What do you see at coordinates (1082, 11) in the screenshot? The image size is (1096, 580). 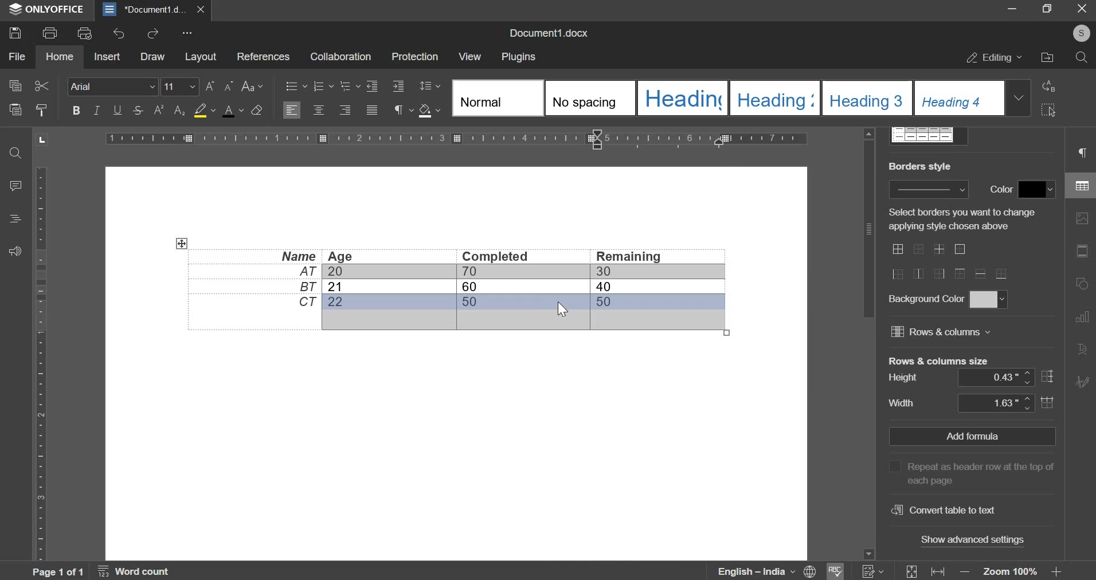 I see `exit` at bounding box center [1082, 11].